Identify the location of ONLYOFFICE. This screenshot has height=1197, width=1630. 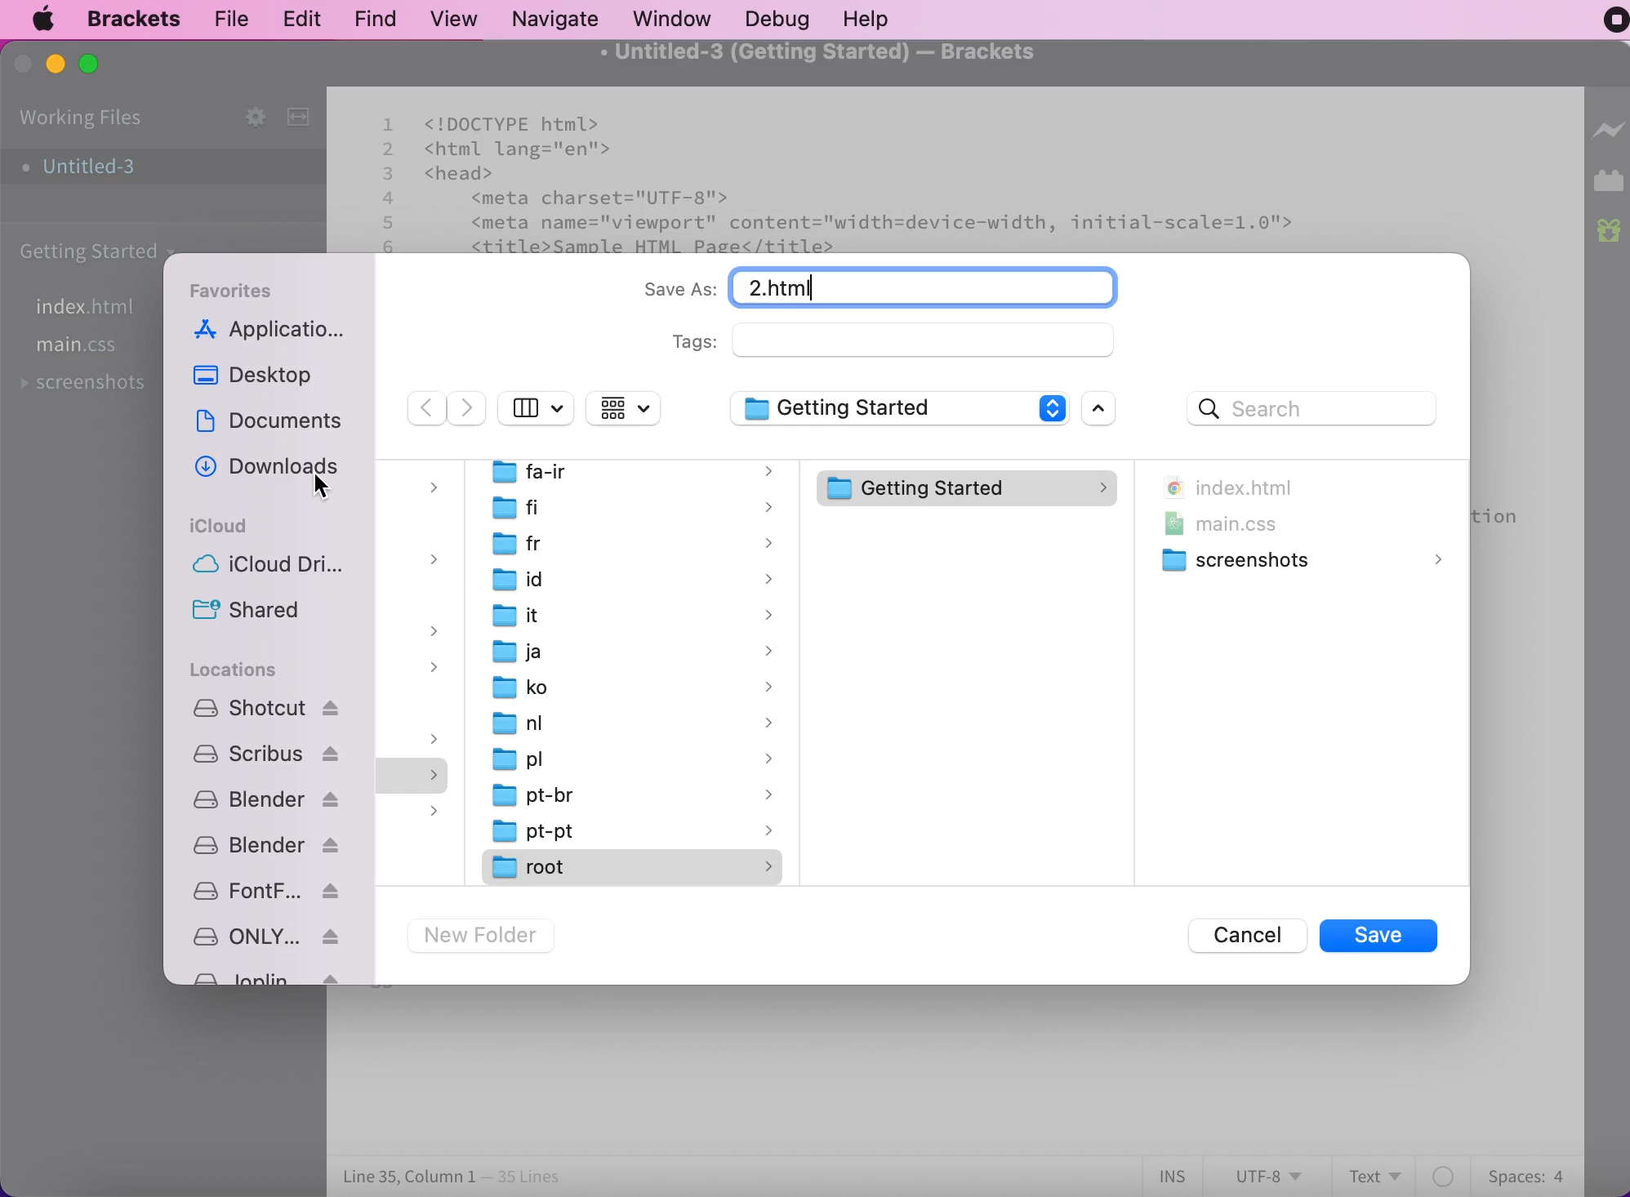
(266, 936).